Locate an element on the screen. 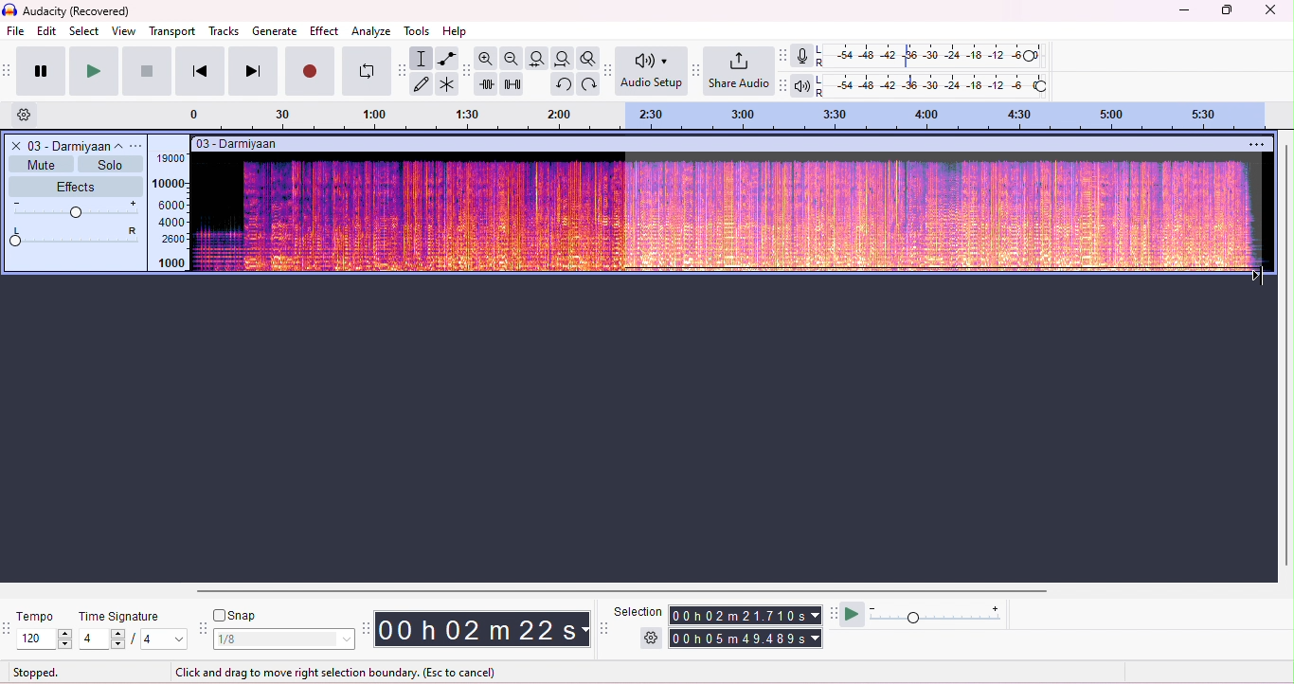 The height and width of the screenshot is (684, 1294). time is located at coordinates (481, 628).